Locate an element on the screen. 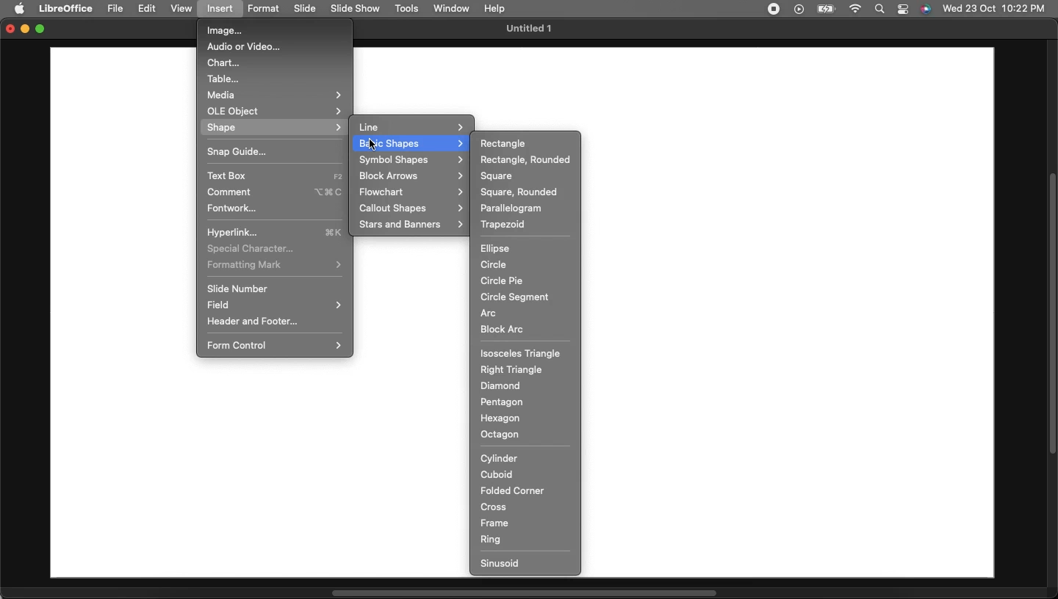  Pentagon is located at coordinates (501, 402).